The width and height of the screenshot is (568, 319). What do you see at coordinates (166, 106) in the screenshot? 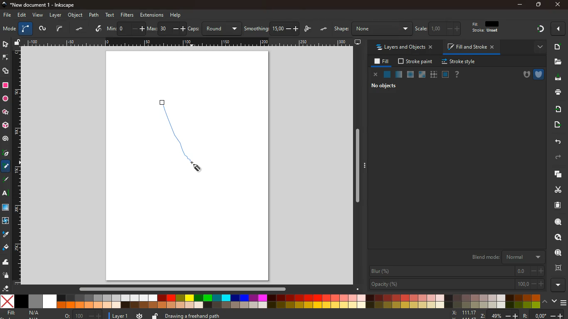
I see `draw` at bounding box center [166, 106].